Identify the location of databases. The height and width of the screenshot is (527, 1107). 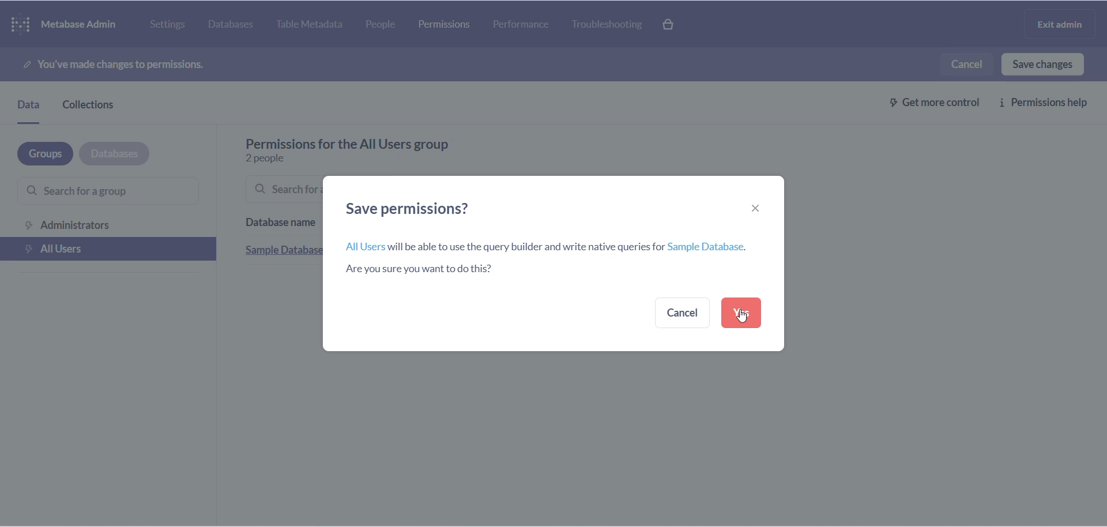
(234, 26).